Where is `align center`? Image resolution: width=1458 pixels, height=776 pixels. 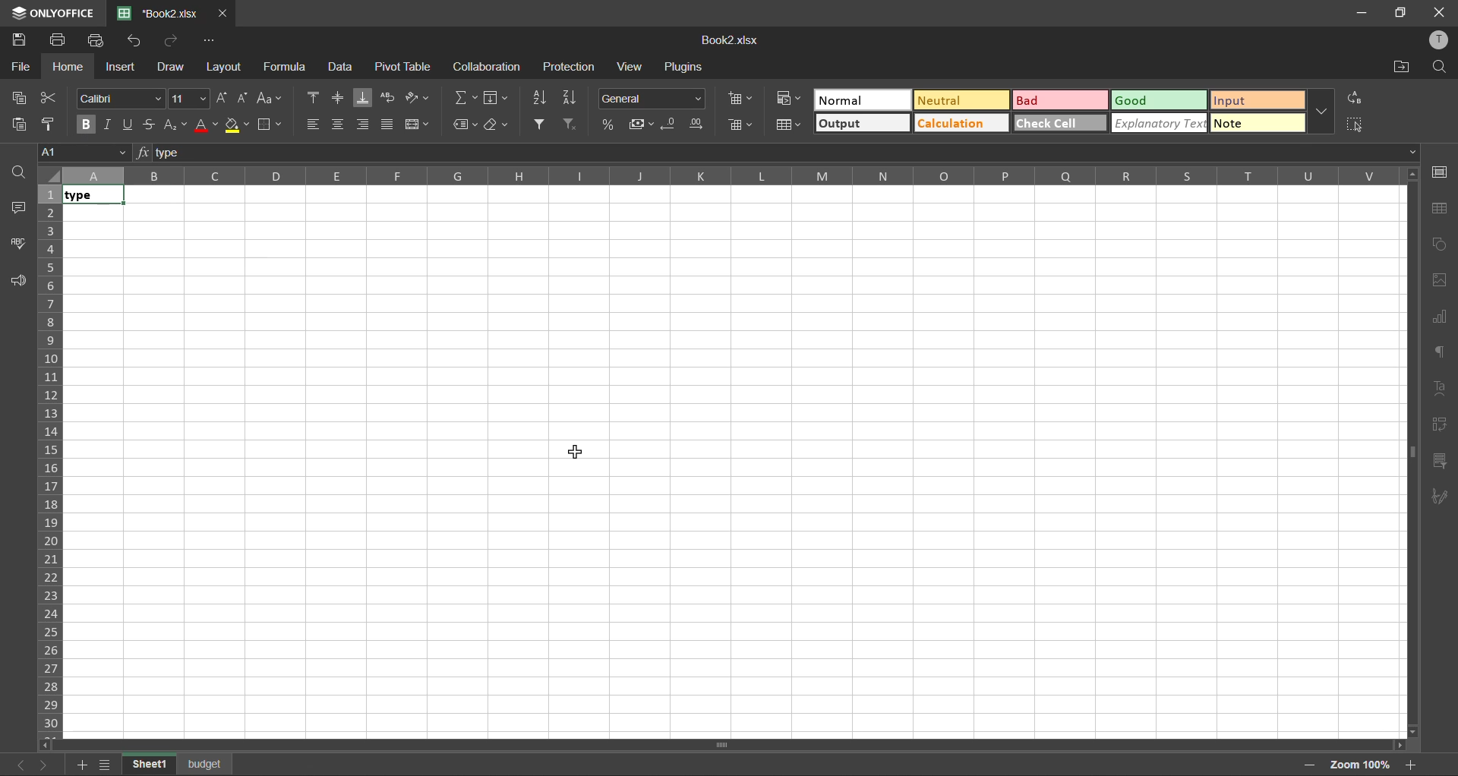
align center is located at coordinates (338, 123).